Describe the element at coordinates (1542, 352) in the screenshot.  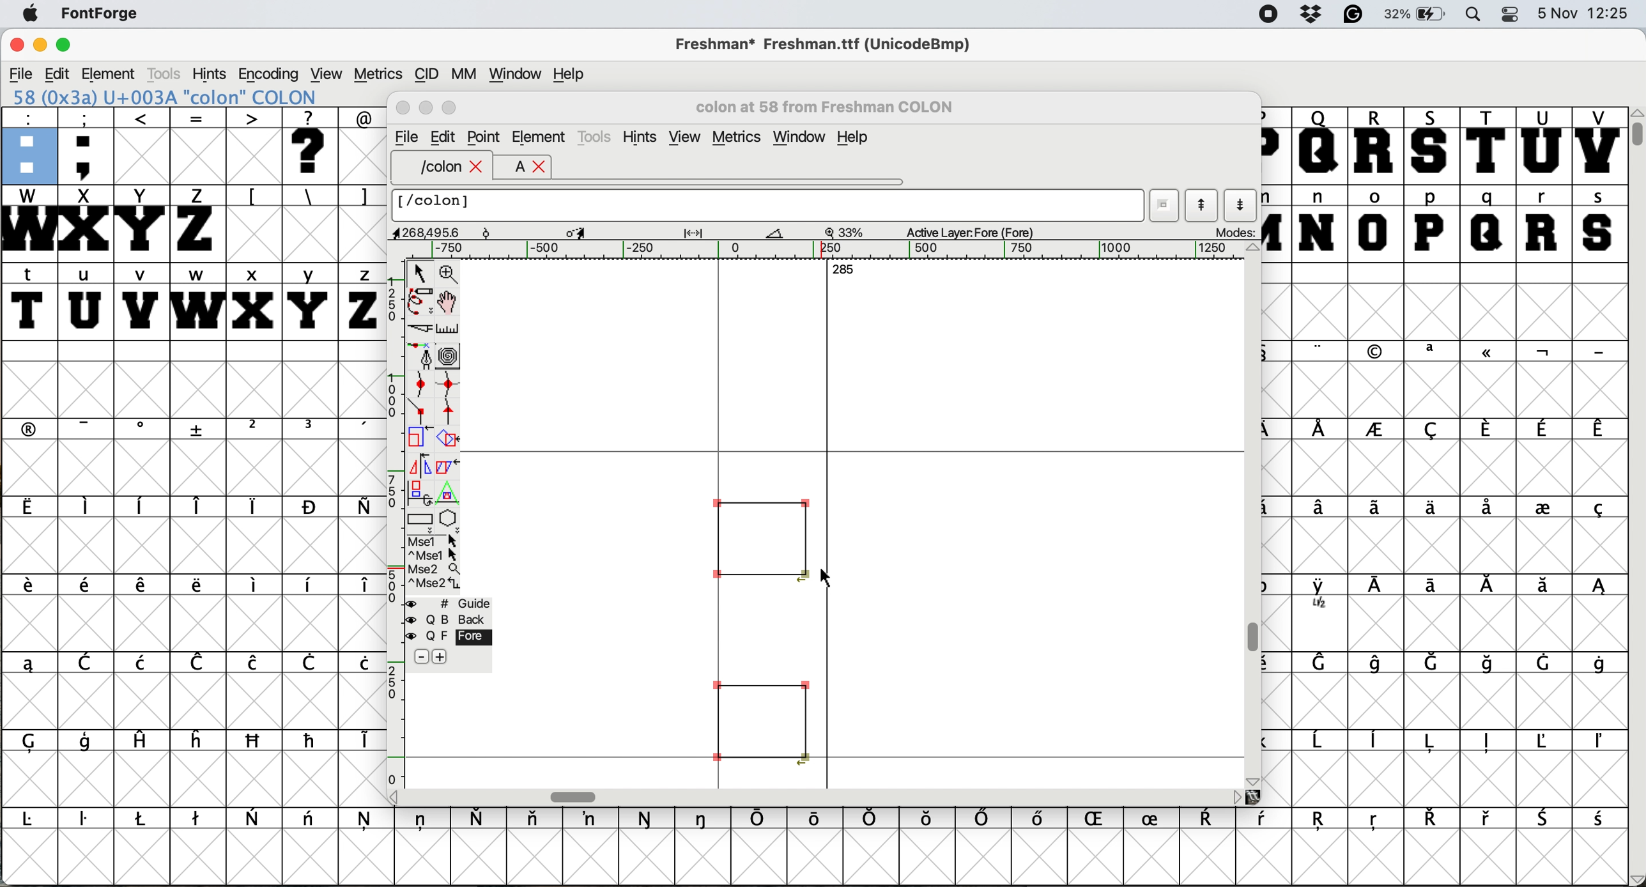
I see `symbol` at that location.